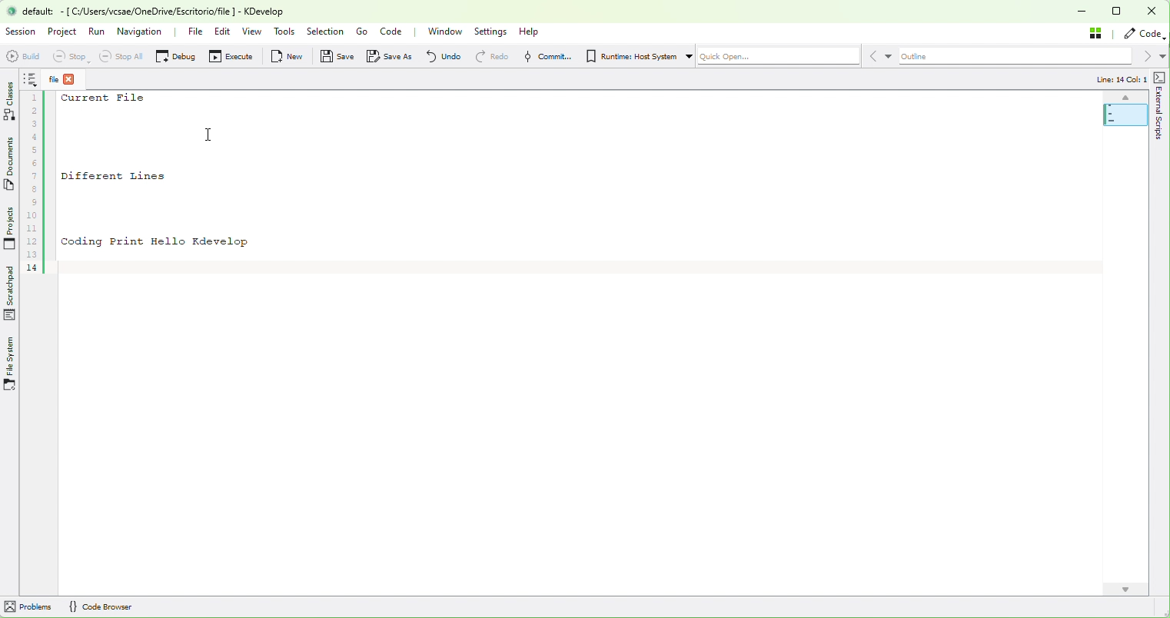  I want to click on Settings, so click(494, 32).